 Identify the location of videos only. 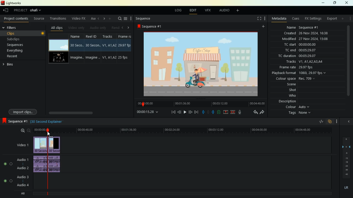
(77, 28).